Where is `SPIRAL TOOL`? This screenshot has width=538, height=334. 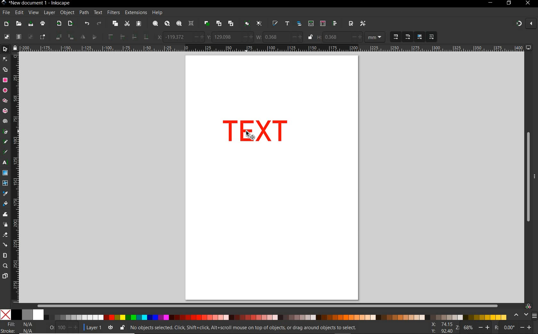
SPIRAL TOOL is located at coordinates (5, 122).